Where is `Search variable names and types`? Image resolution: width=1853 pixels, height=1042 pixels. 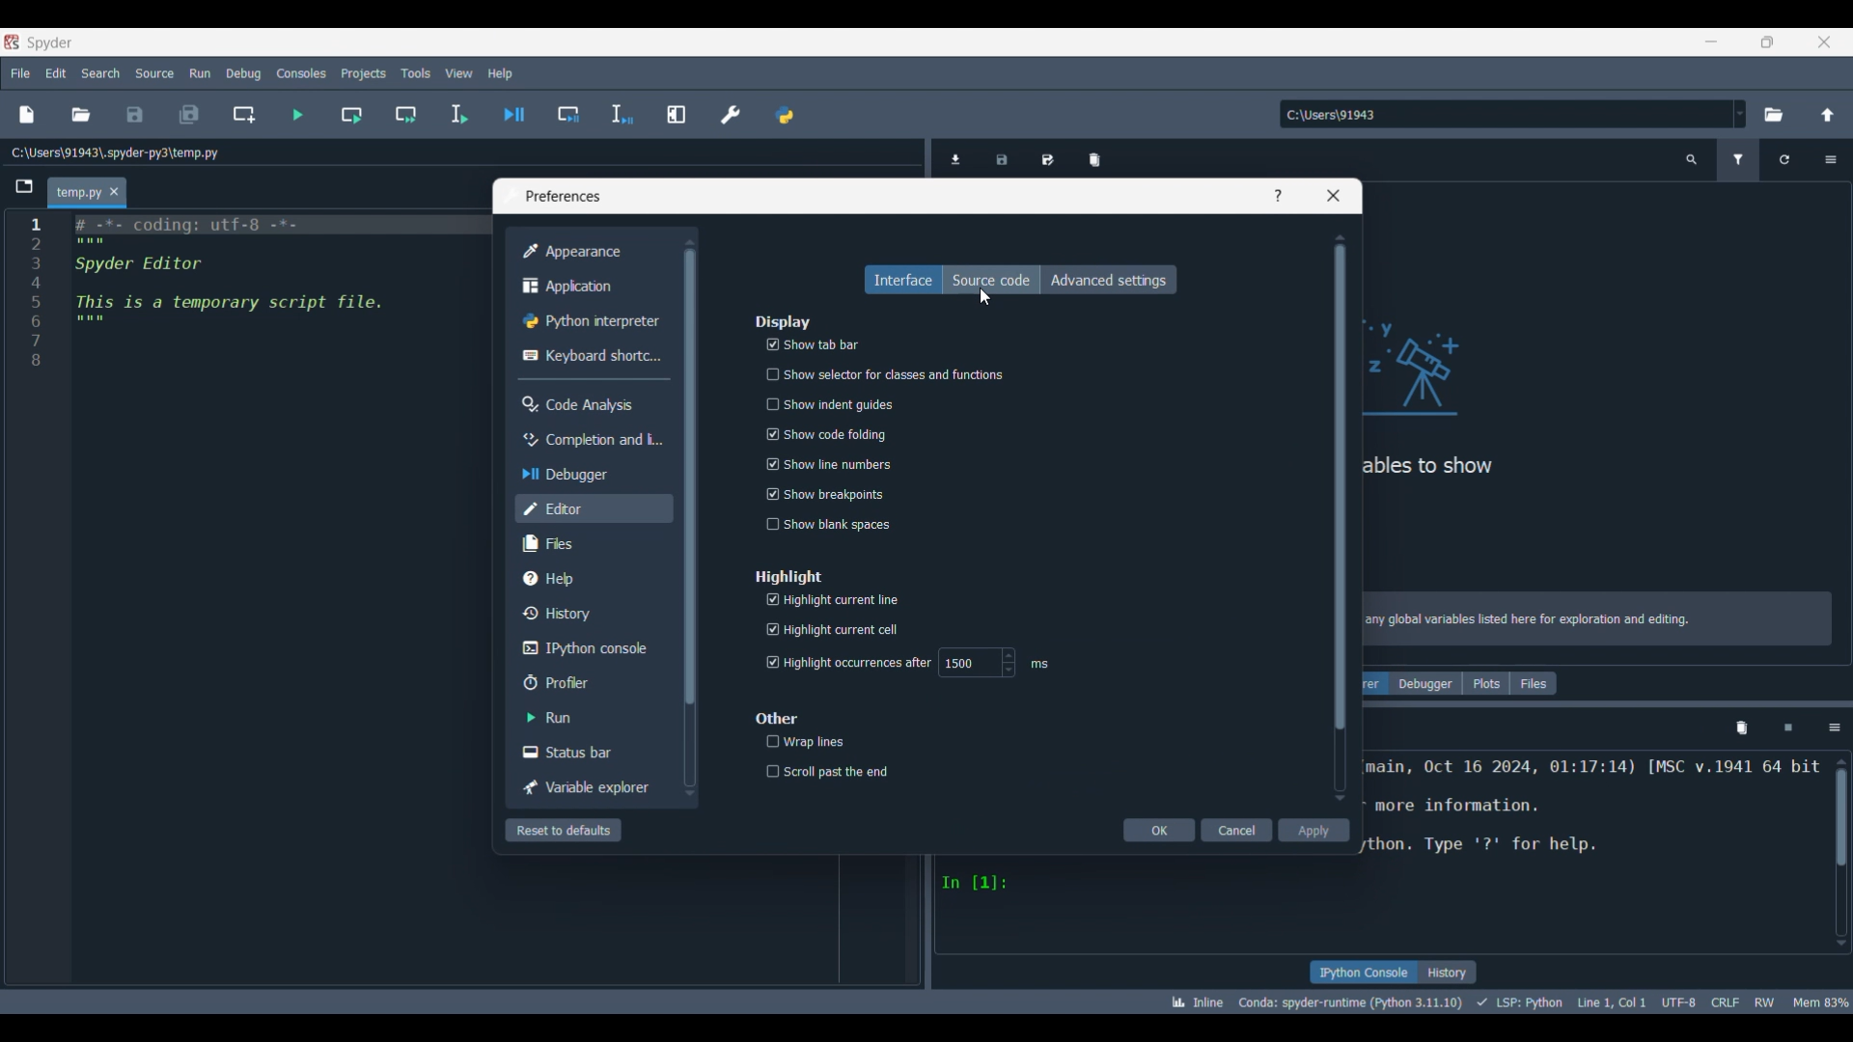
Search variable names and types is located at coordinates (1692, 160).